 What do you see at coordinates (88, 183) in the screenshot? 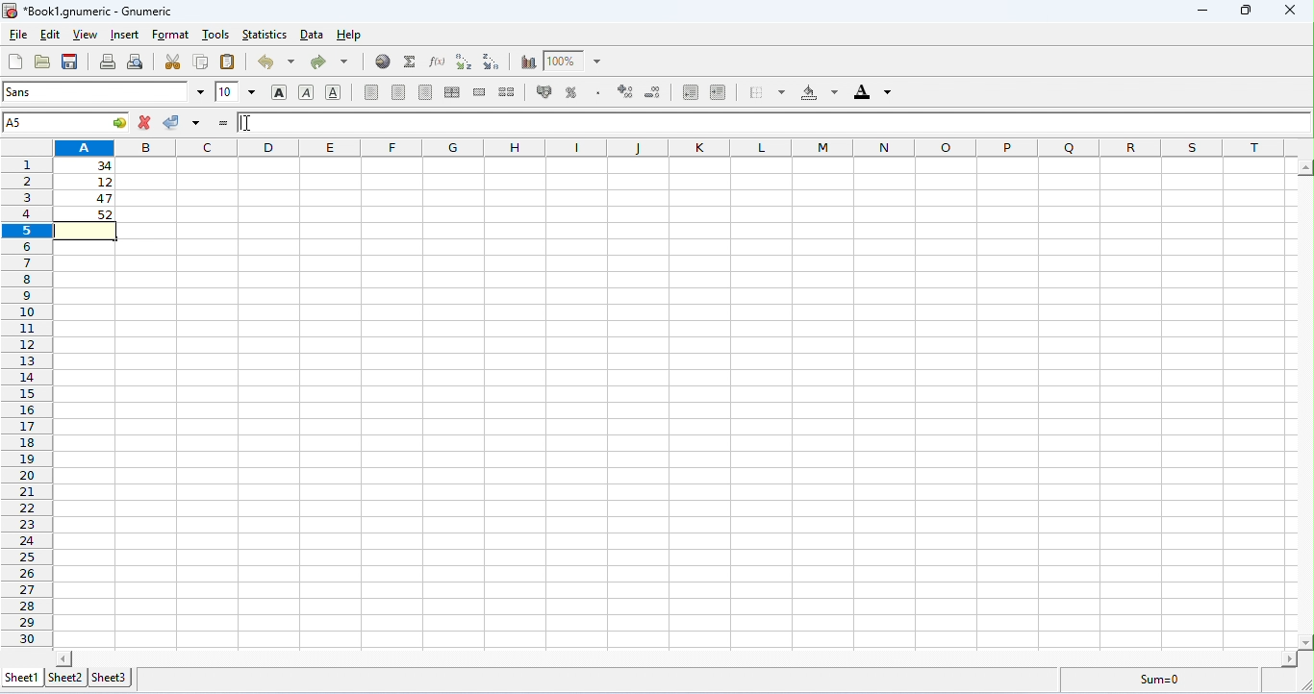
I see `12` at bounding box center [88, 183].